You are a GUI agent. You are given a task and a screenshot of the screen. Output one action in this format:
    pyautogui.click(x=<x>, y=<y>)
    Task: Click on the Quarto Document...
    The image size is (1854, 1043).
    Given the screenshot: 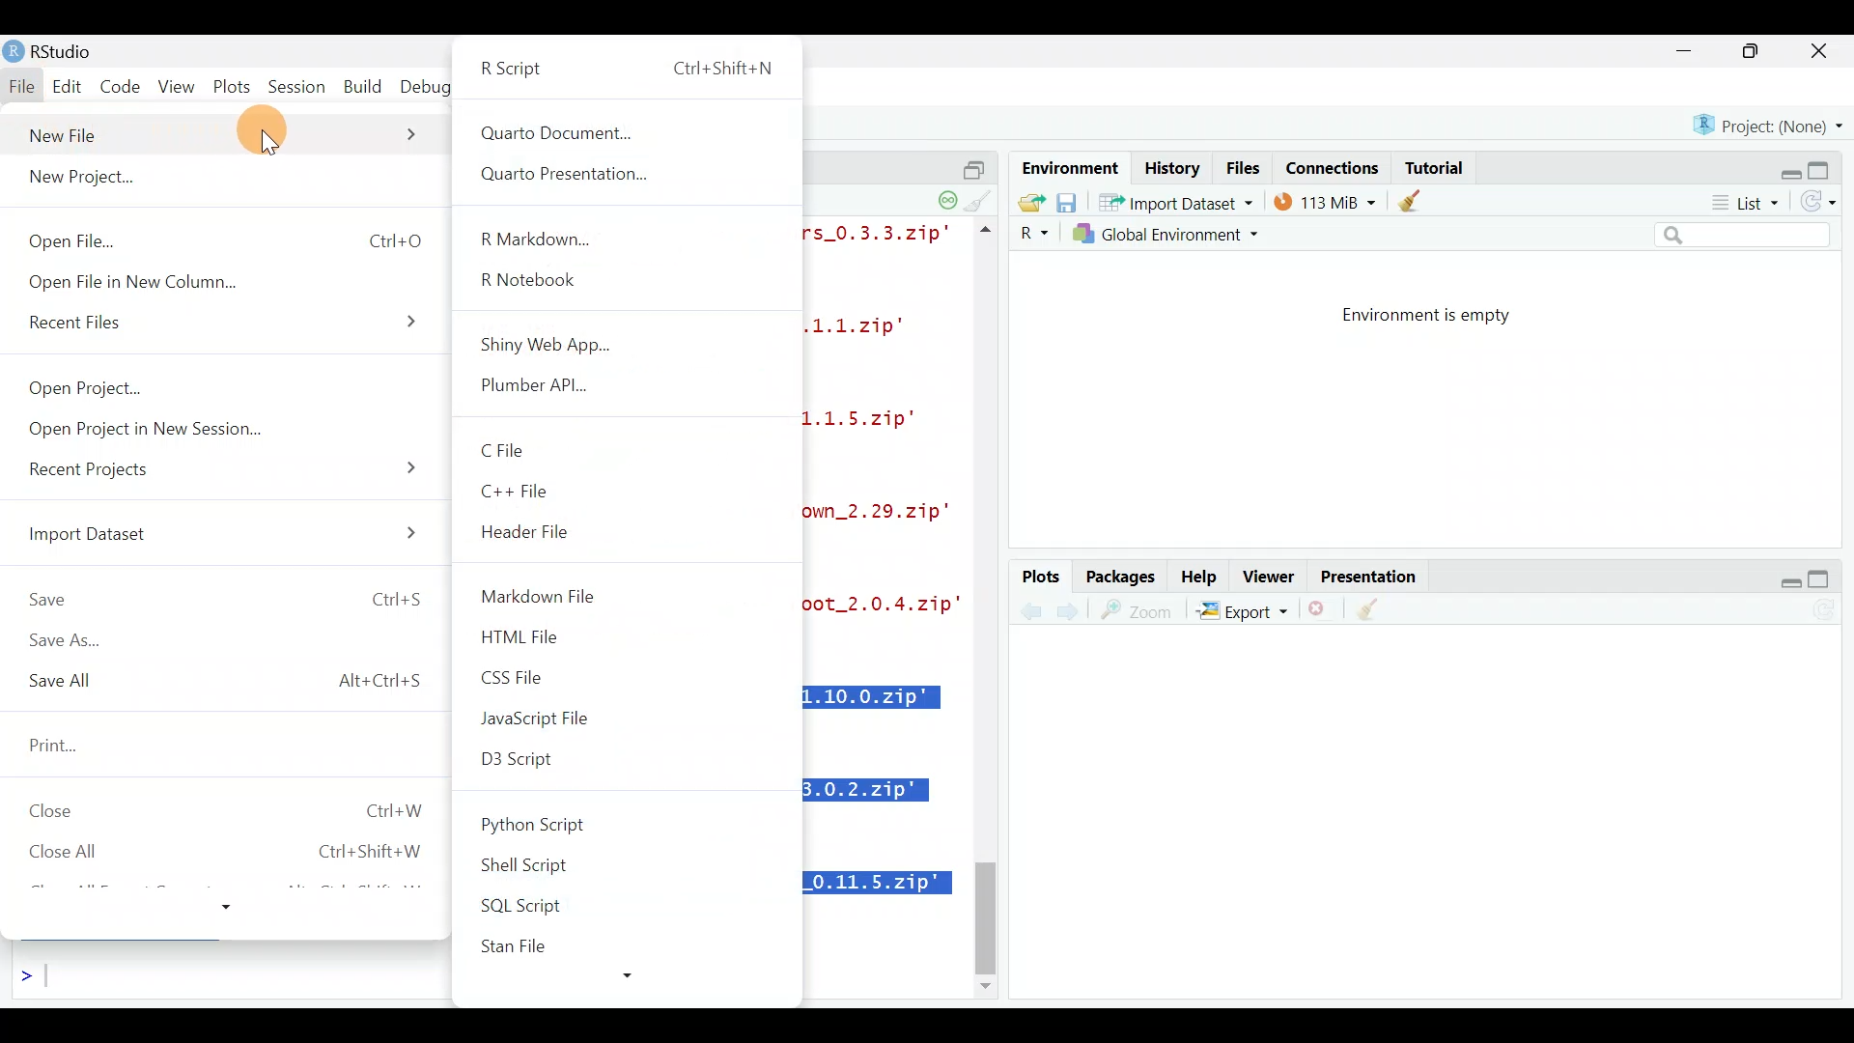 What is the action you would take?
    pyautogui.click(x=563, y=132)
    